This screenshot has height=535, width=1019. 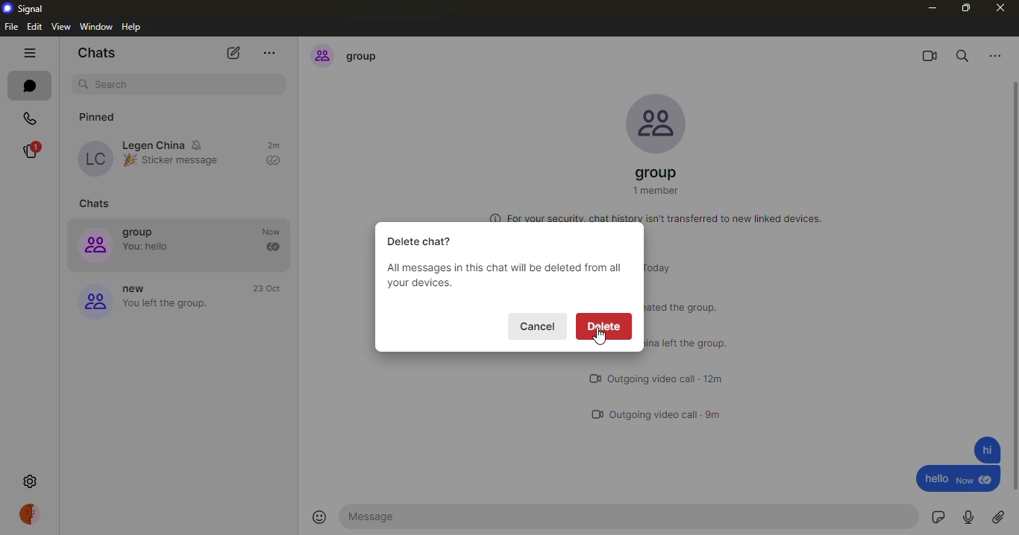 I want to click on file, so click(x=11, y=27).